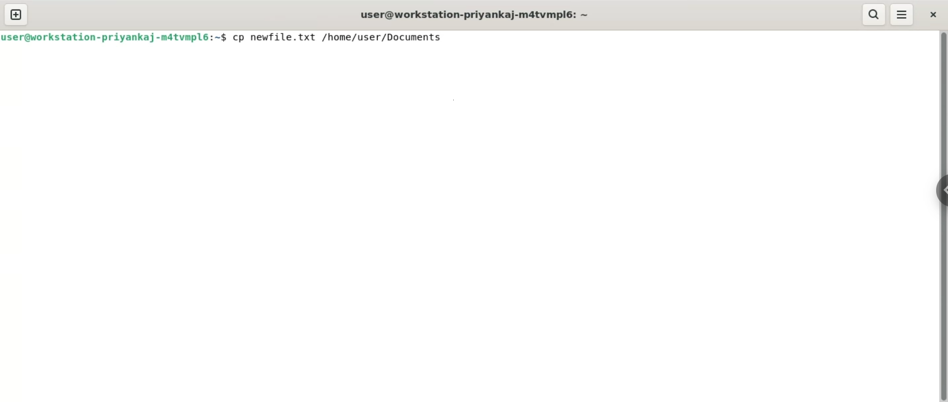 This screenshot has width=948, height=402. What do you see at coordinates (942, 216) in the screenshot?
I see `Vertical scroll bar` at bounding box center [942, 216].